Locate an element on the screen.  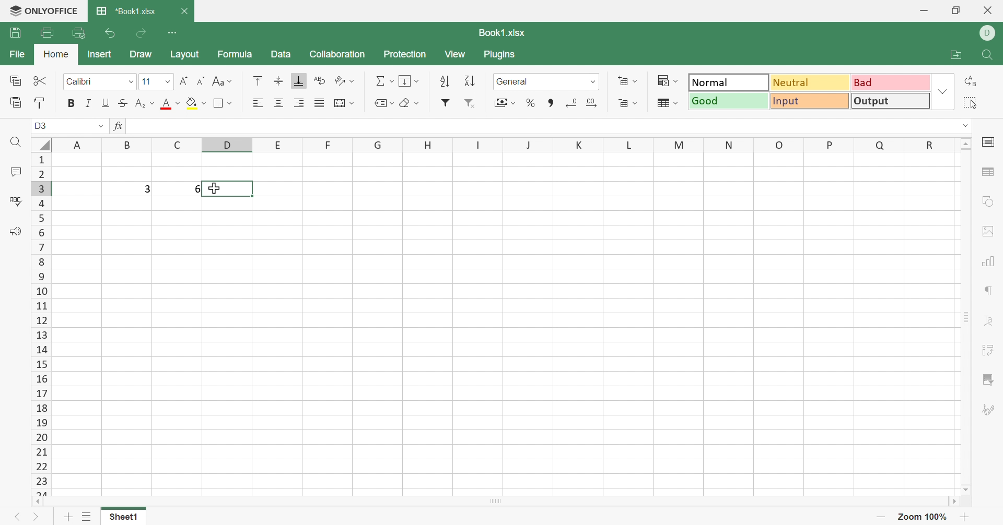
Italic is located at coordinates (89, 104).